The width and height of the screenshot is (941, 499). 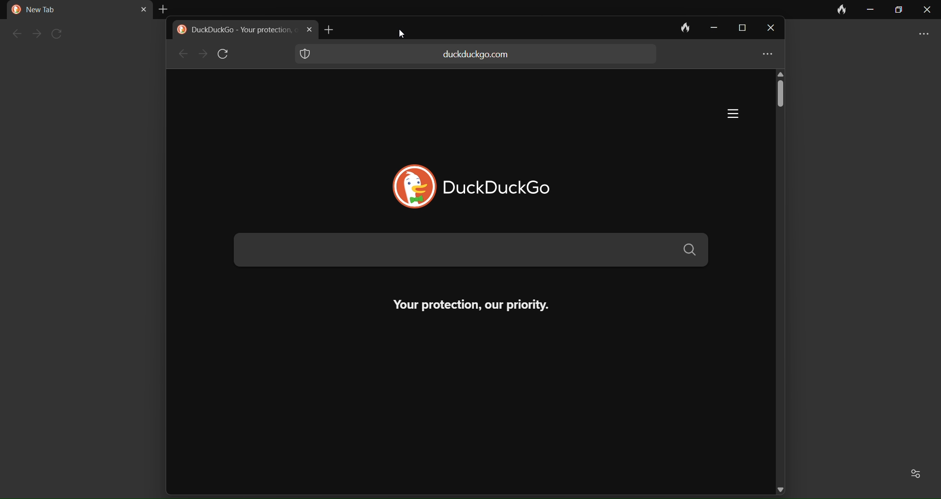 What do you see at coordinates (786, 73) in the screenshot?
I see `up` at bounding box center [786, 73].